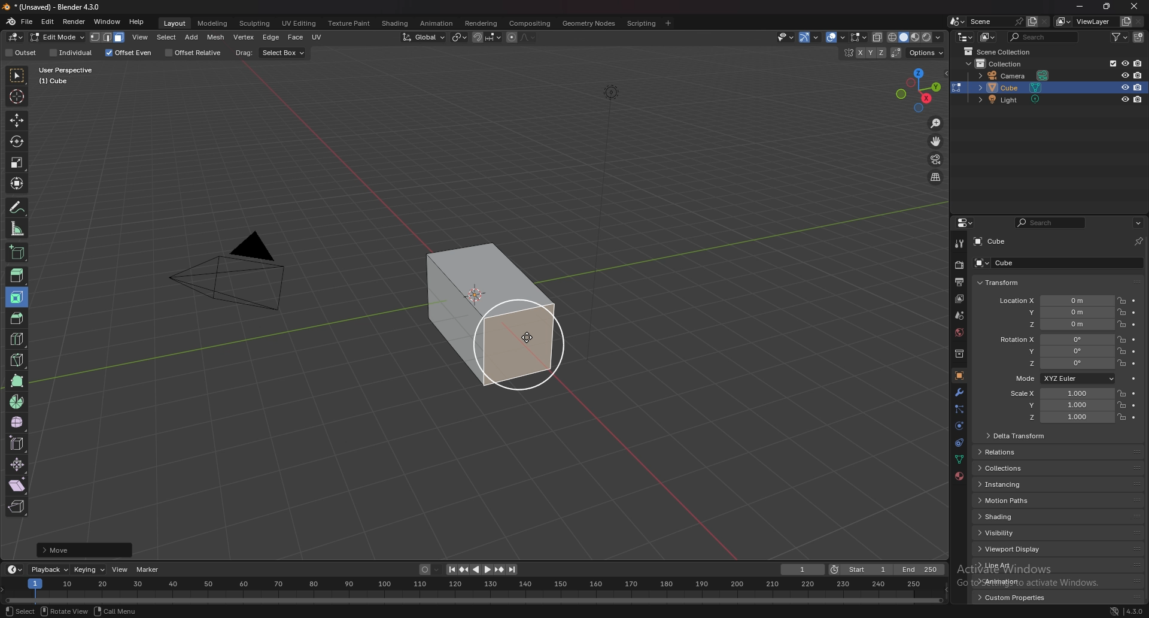 The height and width of the screenshot is (618, 1149). What do you see at coordinates (18, 422) in the screenshot?
I see `smooth` at bounding box center [18, 422].